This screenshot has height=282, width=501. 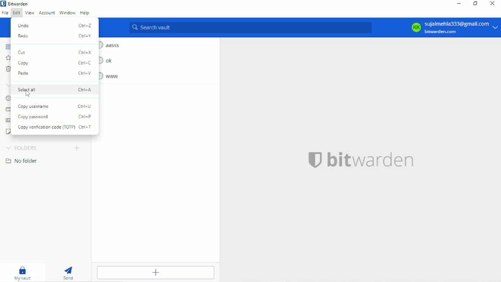 What do you see at coordinates (85, 12) in the screenshot?
I see `Help` at bounding box center [85, 12].